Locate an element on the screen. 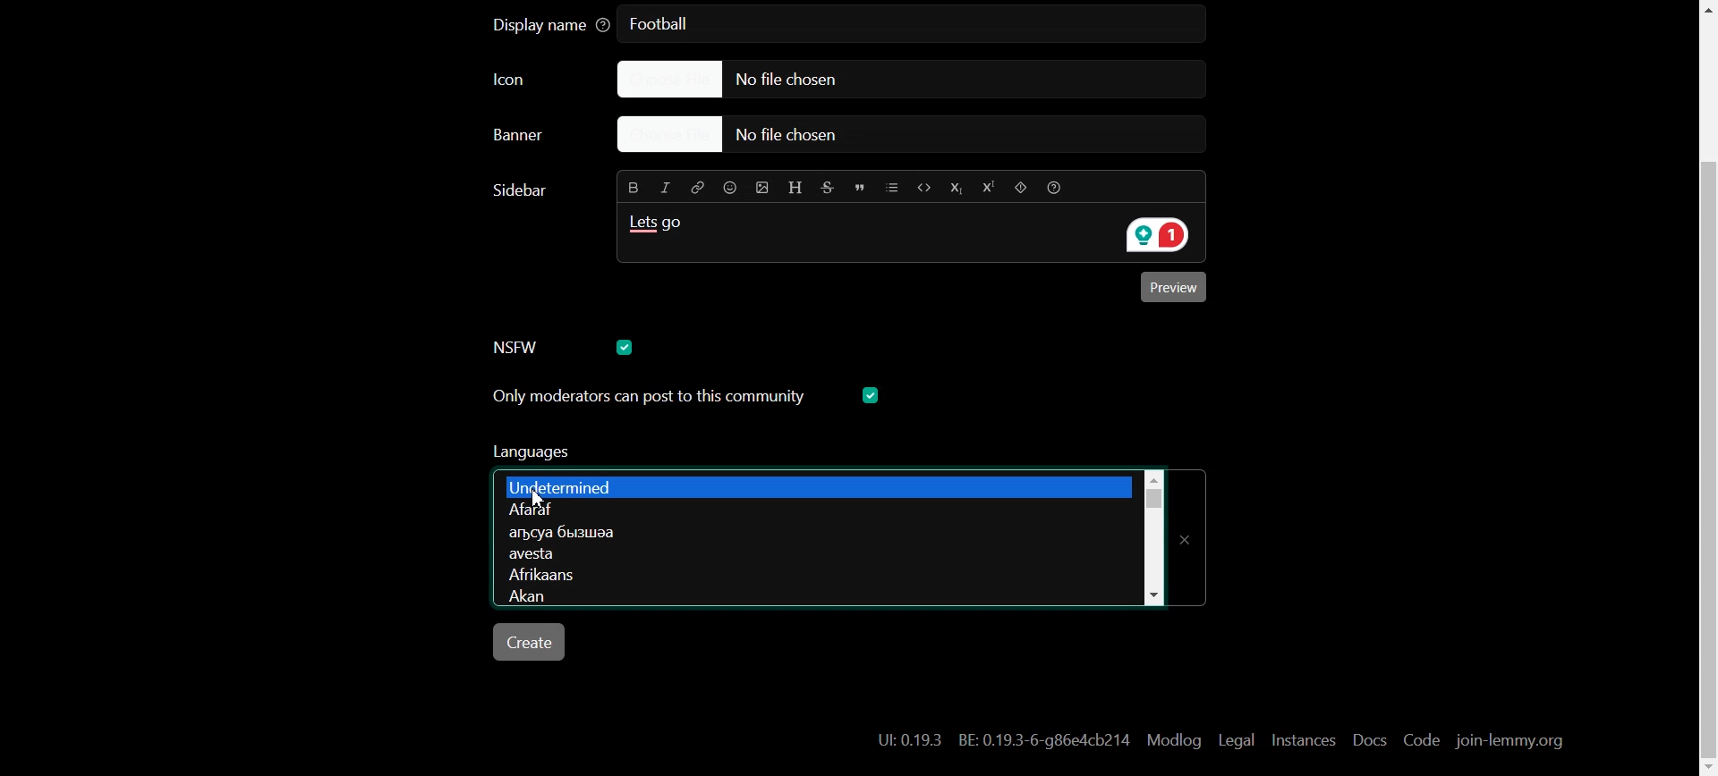 Image resolution: width=1718 pixels, height=776 pixels. Bold is located at coordinates (631, 187).